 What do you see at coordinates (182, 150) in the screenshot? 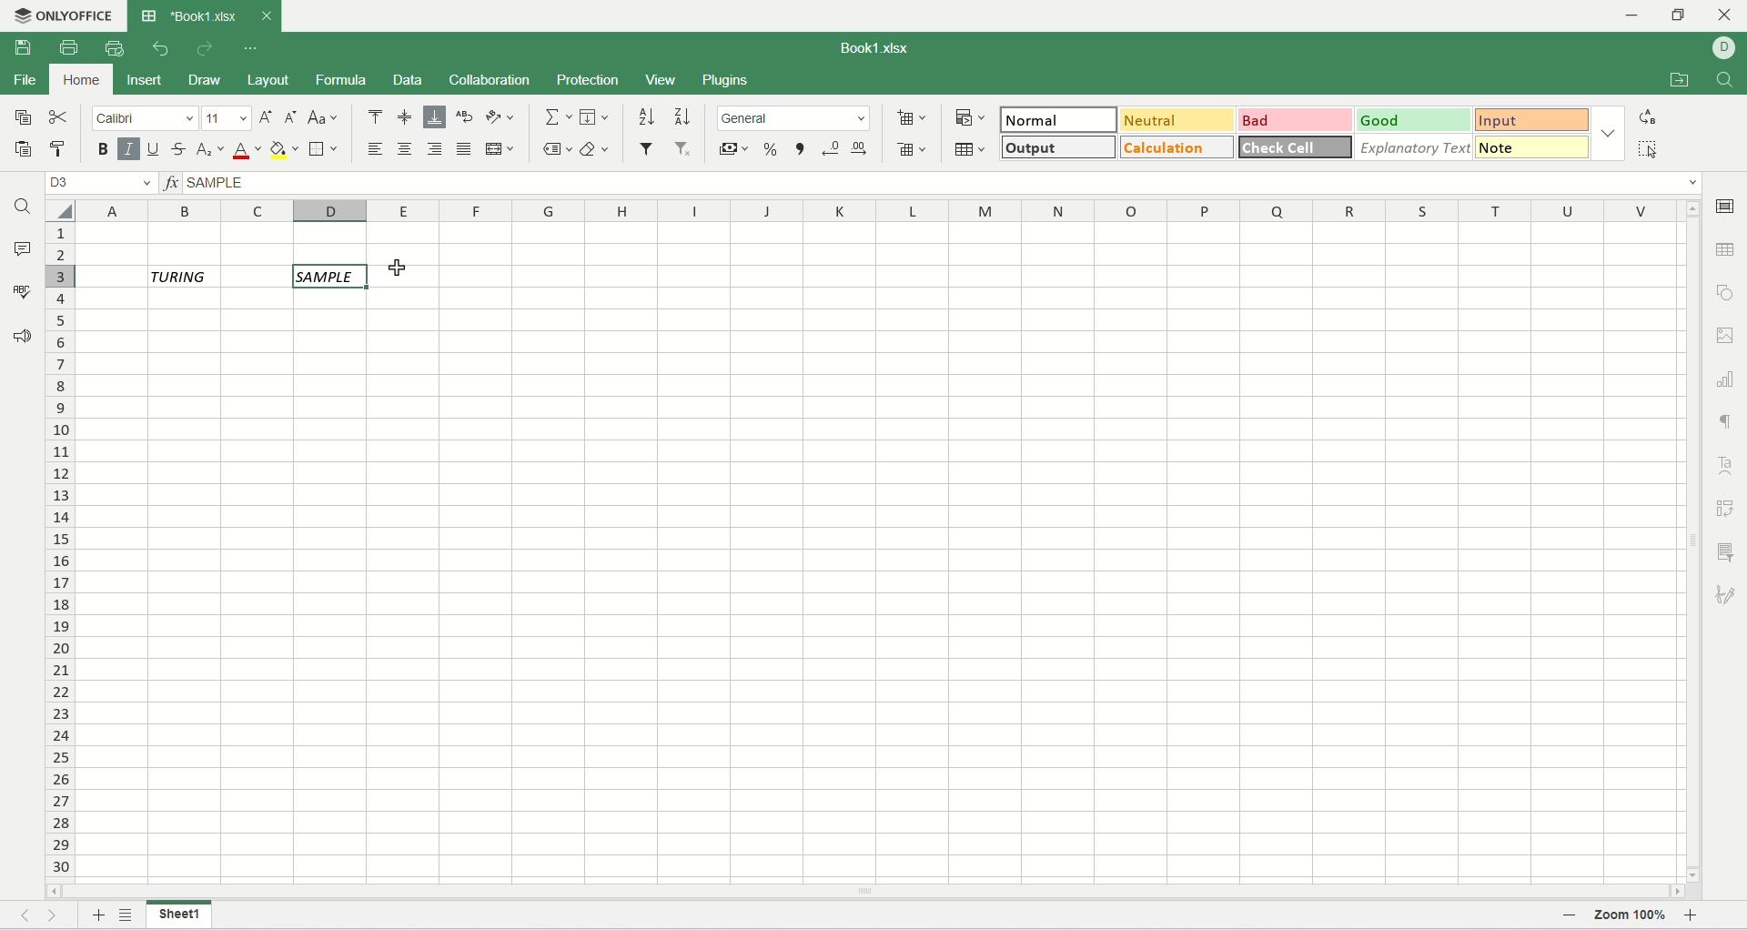
I see `strikethrough` at bounding box center [182, 150].